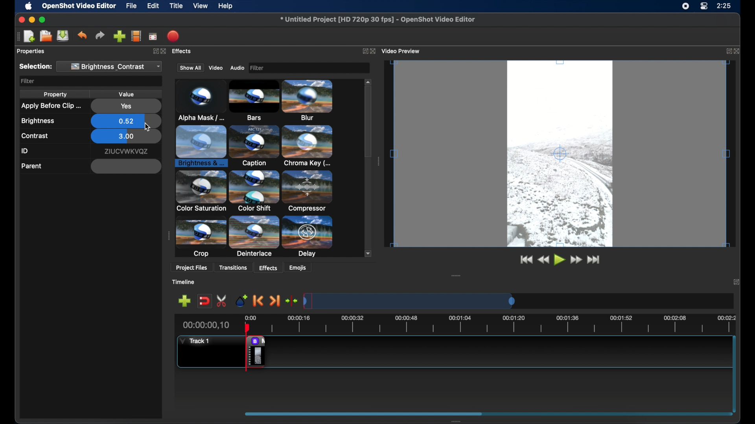  Describe the element at coordinates (310, 101) in the screenshot. I see `brightness and contrast highlighted` at that location.